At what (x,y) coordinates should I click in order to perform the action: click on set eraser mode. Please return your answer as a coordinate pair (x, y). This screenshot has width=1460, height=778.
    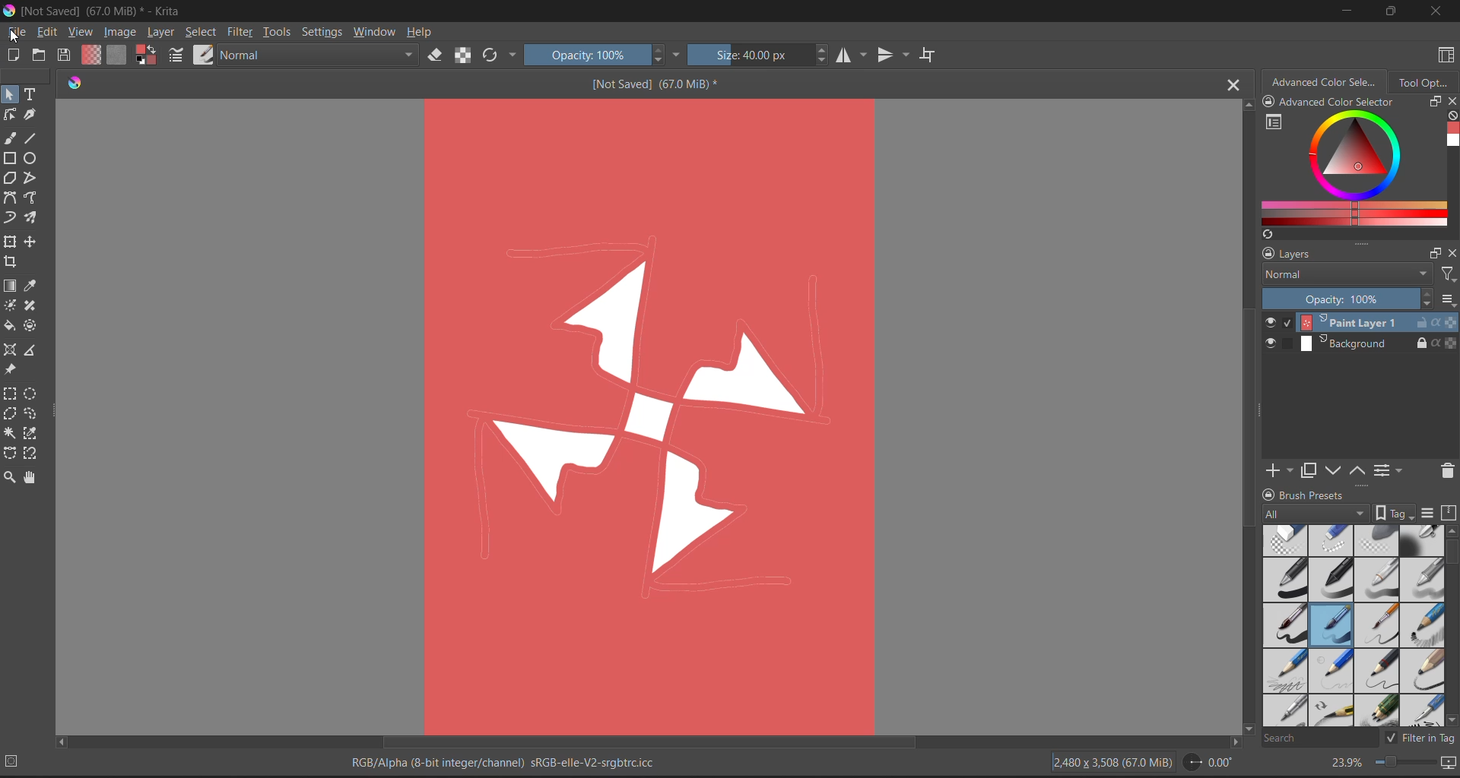
    Looking at the image, I should click on (434, 56).